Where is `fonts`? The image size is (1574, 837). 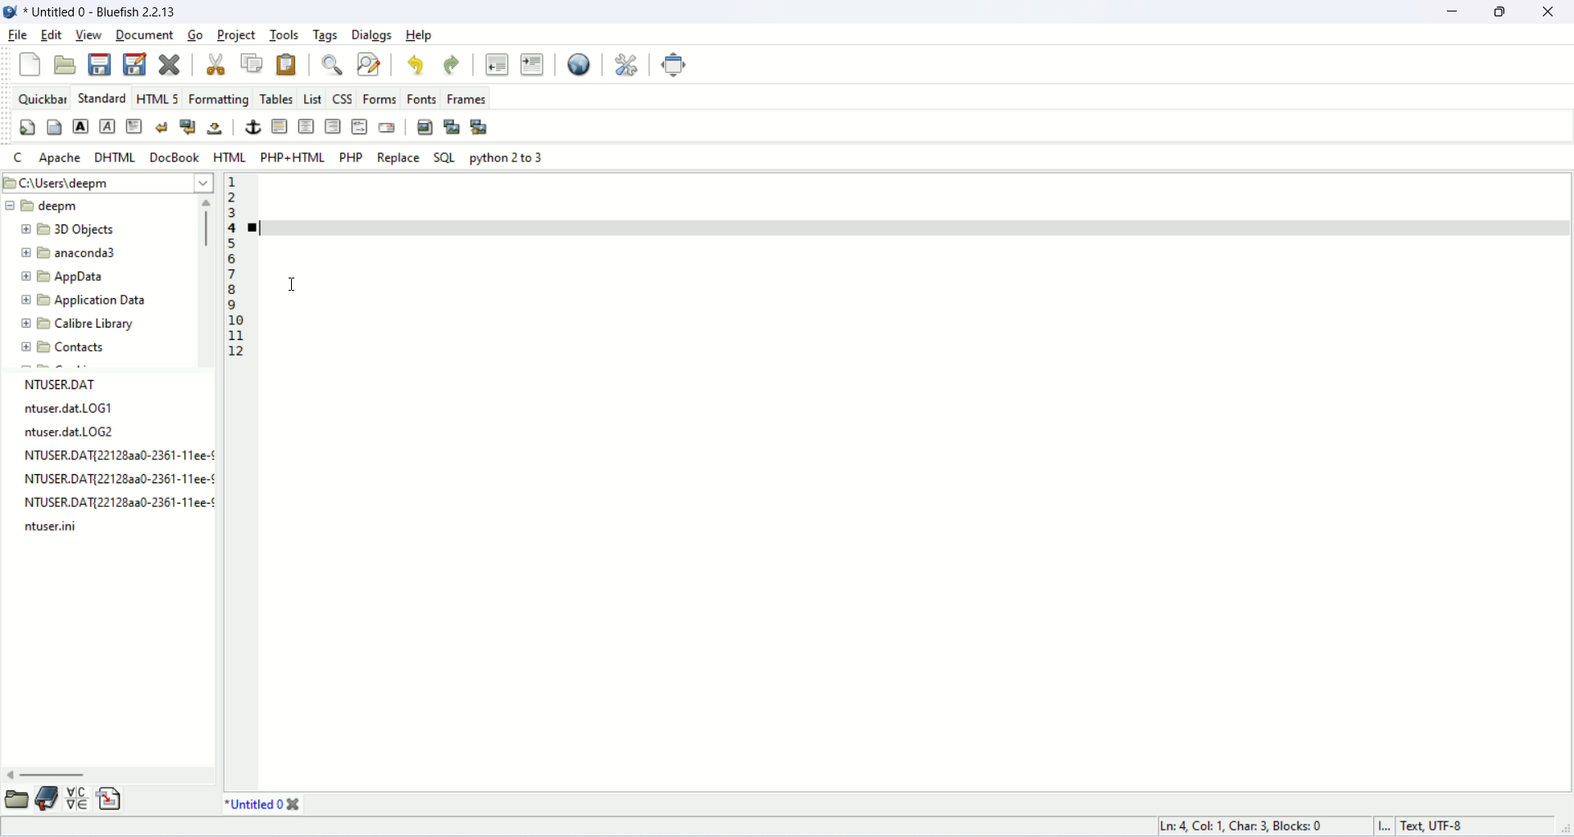 fonts is located at coordinates (420, 99).